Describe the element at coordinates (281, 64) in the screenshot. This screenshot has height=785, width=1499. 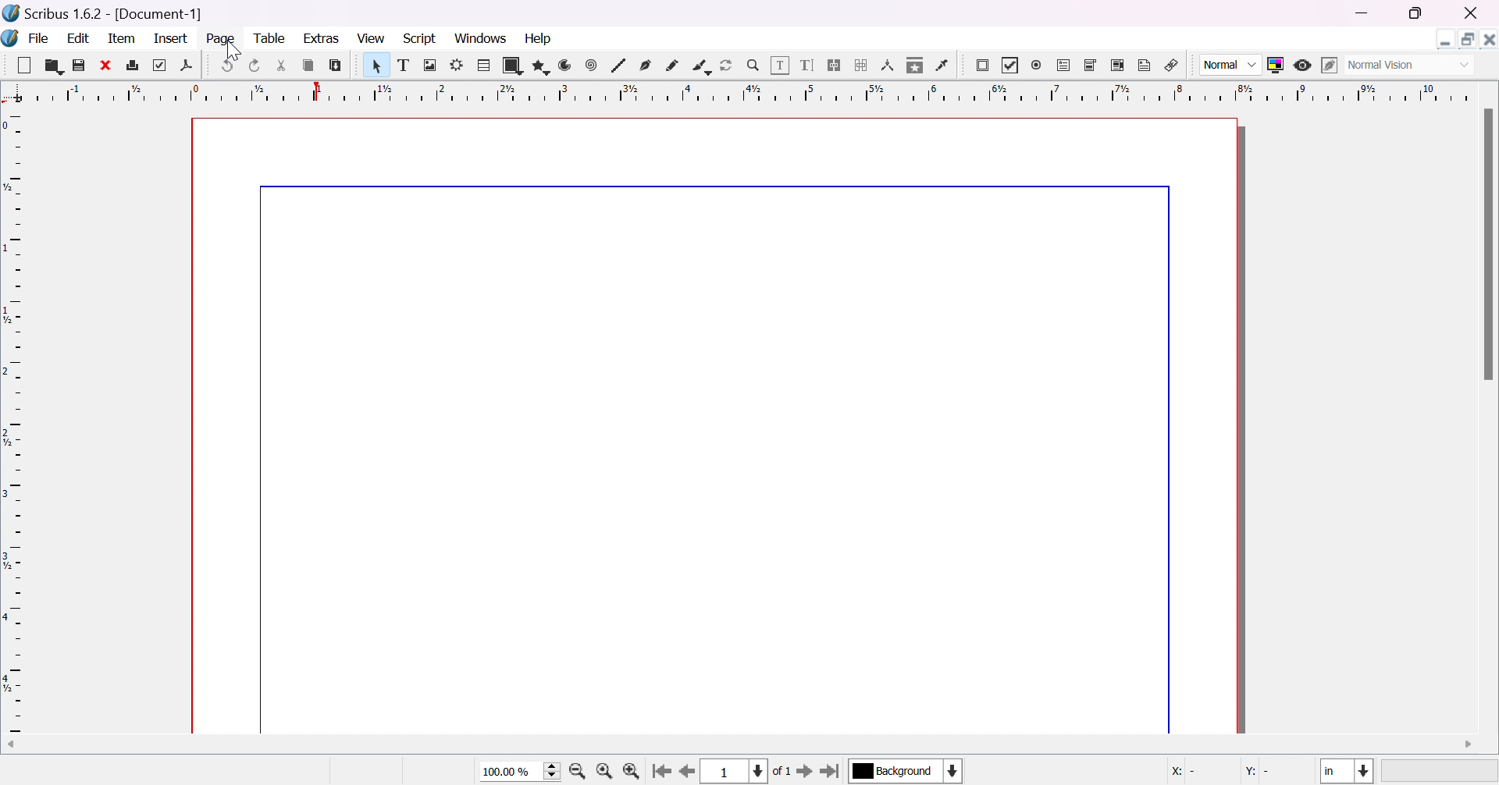
I see `cut` at that location.